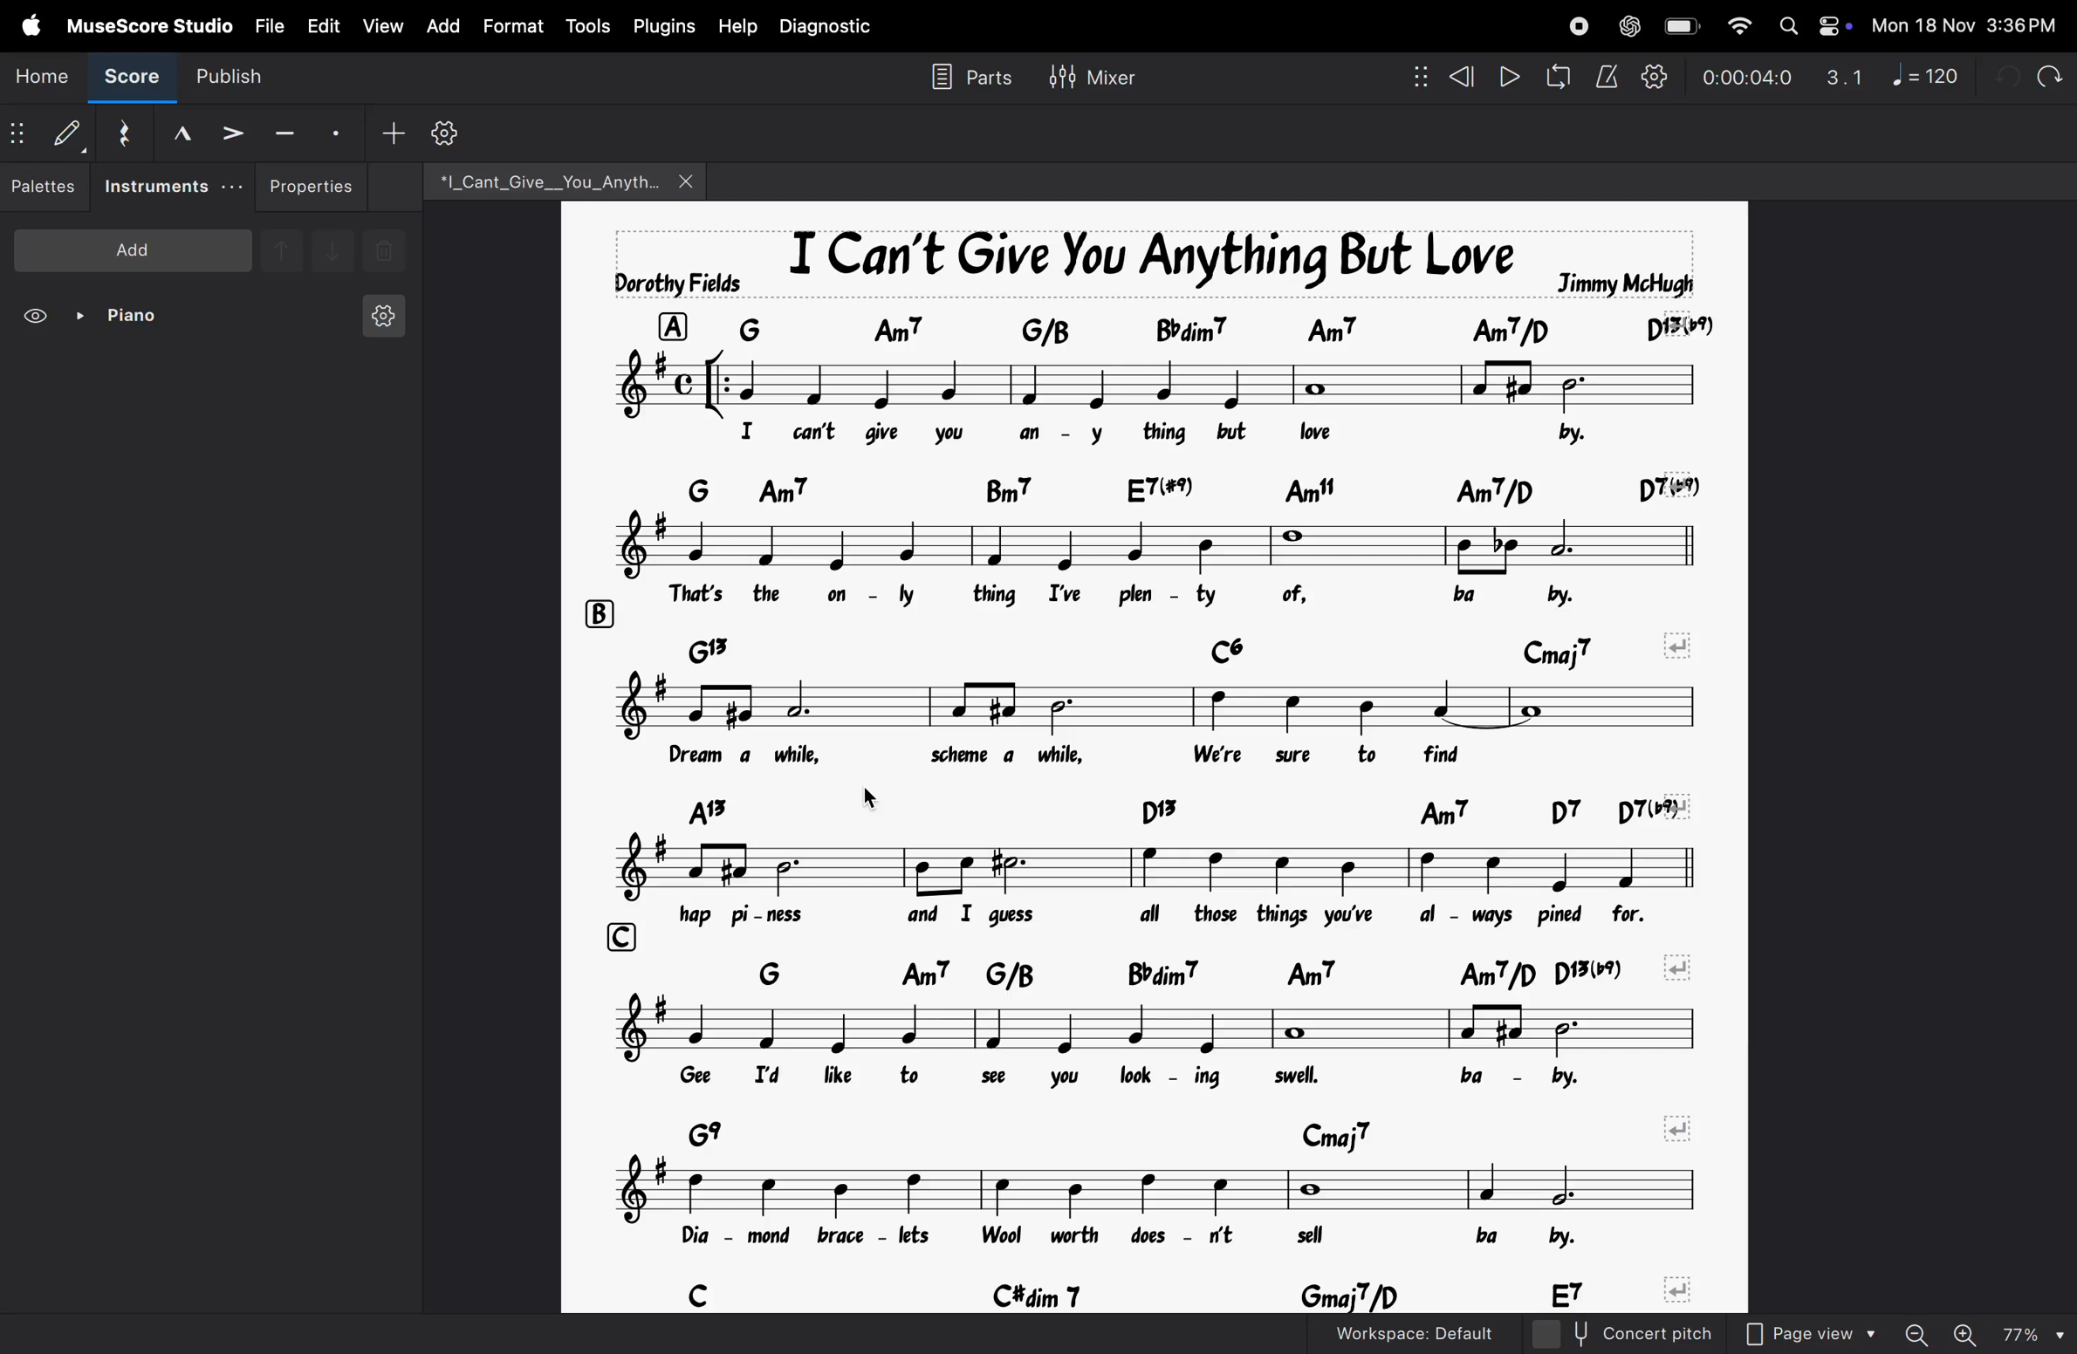 Image resolution: width=2077 pixels, height=1354 pixels. I want to click on add, so click(443, 27).